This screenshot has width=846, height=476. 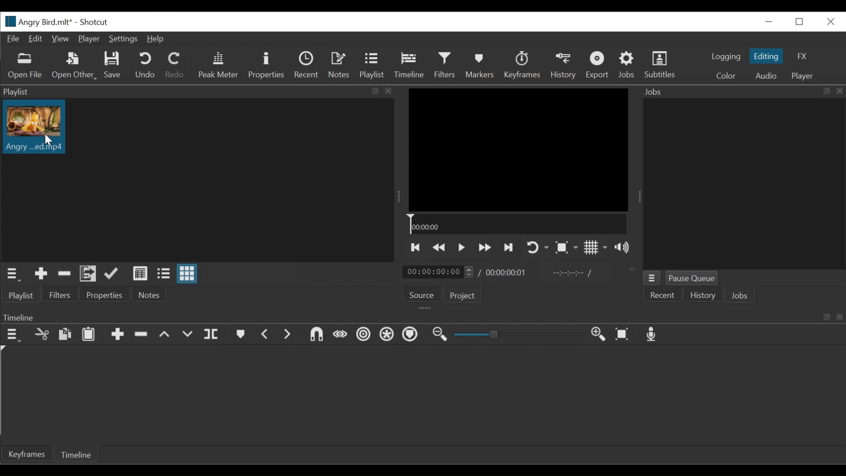 I want to click on Restore, so click(x=800, y=22).